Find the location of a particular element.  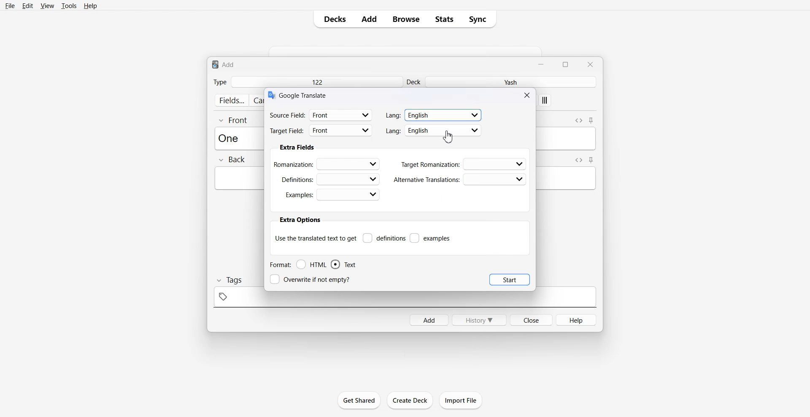

Toggle sticky is located at coordinates (592, 121).